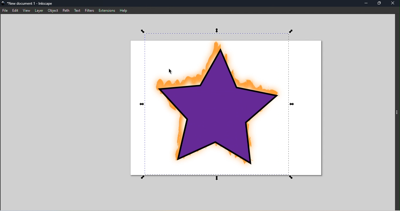 The image size is (400, 211). Describe the element at coordinates (223, 108) in the screenshot. I see `Canvas with object star` at that location.